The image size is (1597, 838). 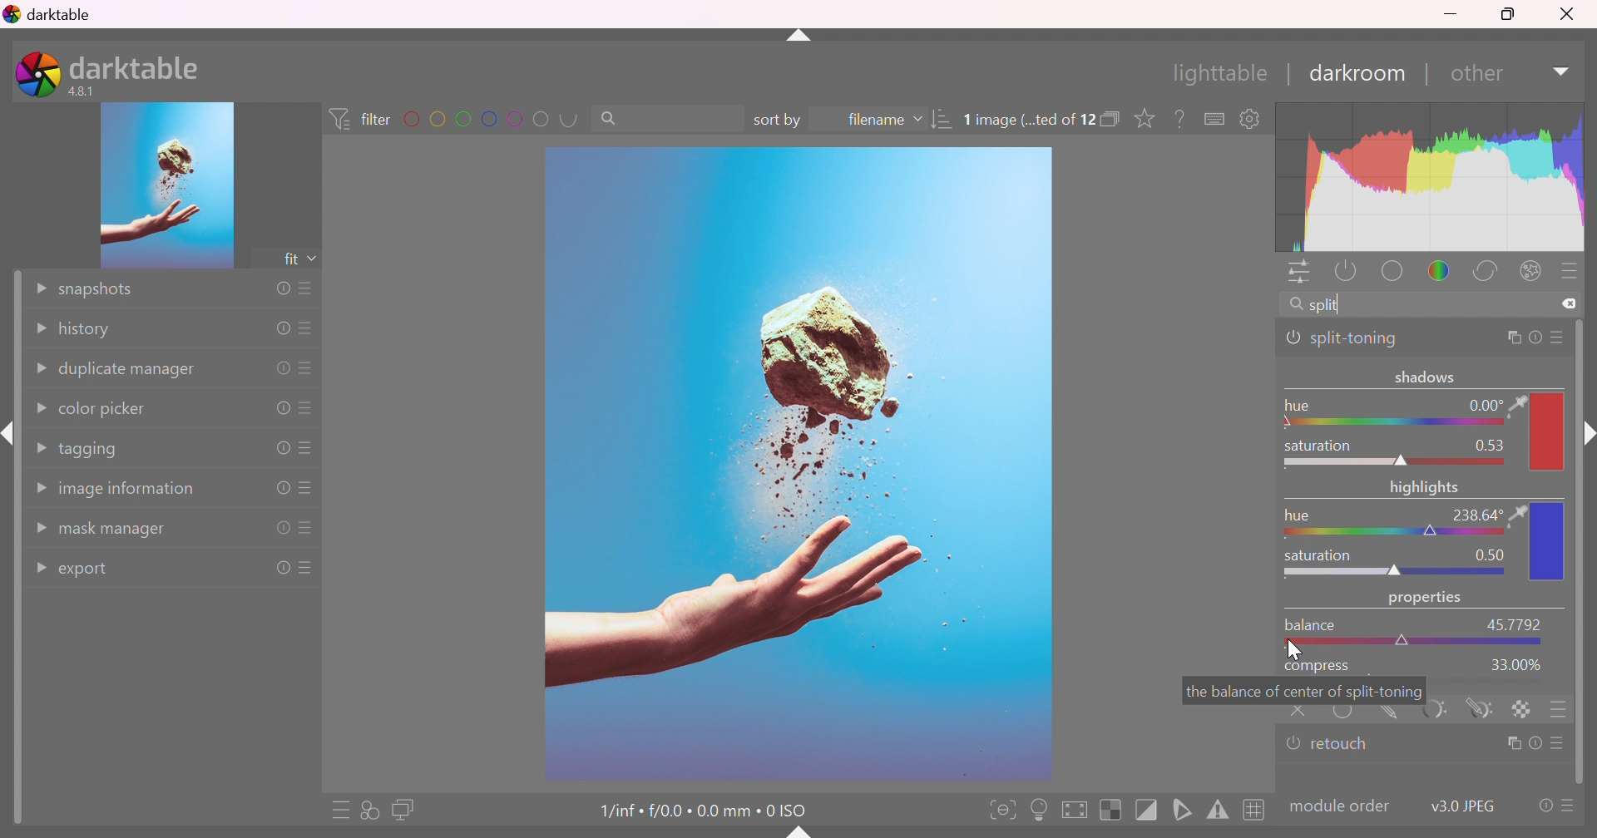 What do you see at coordinates (1587, 431) in the screenshot?
I see `shift+ctrl+r` at bounding box center [1587, 431].